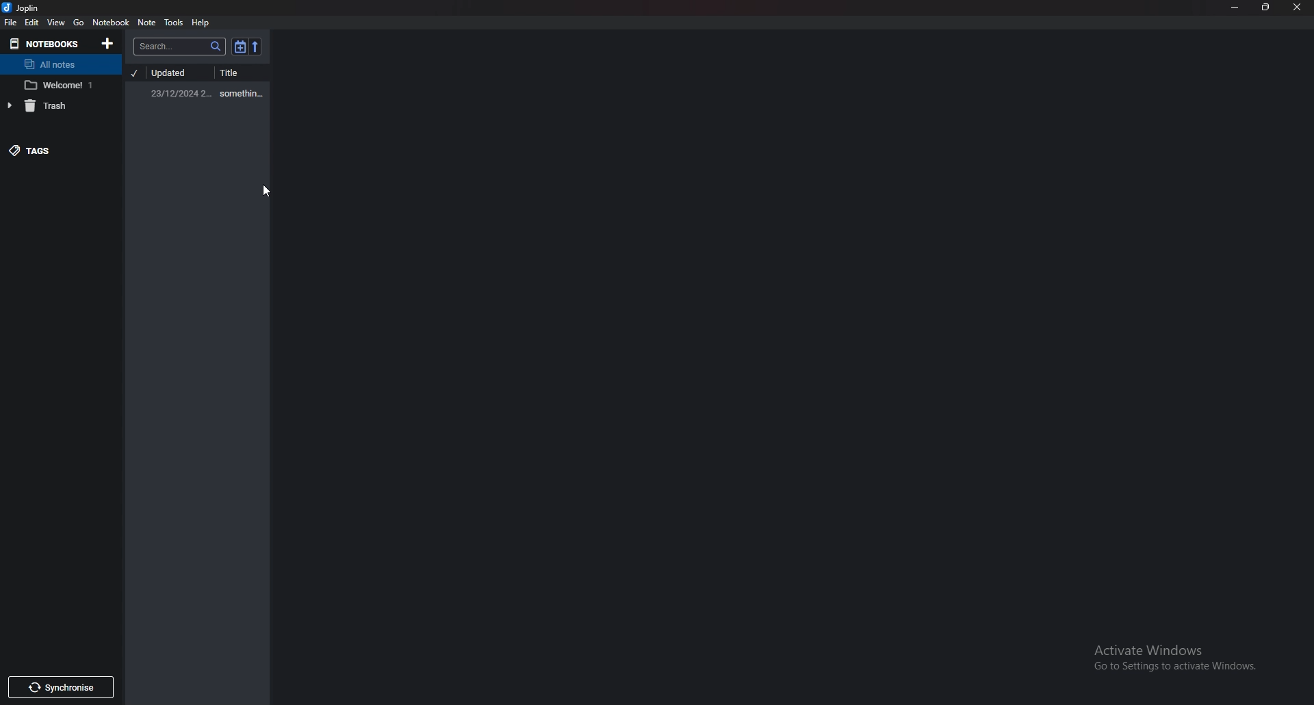 The image size is (1314, 705). Describe the element at coordinates (1237, 8) in the screenshot. I see `Minimize` at that location.